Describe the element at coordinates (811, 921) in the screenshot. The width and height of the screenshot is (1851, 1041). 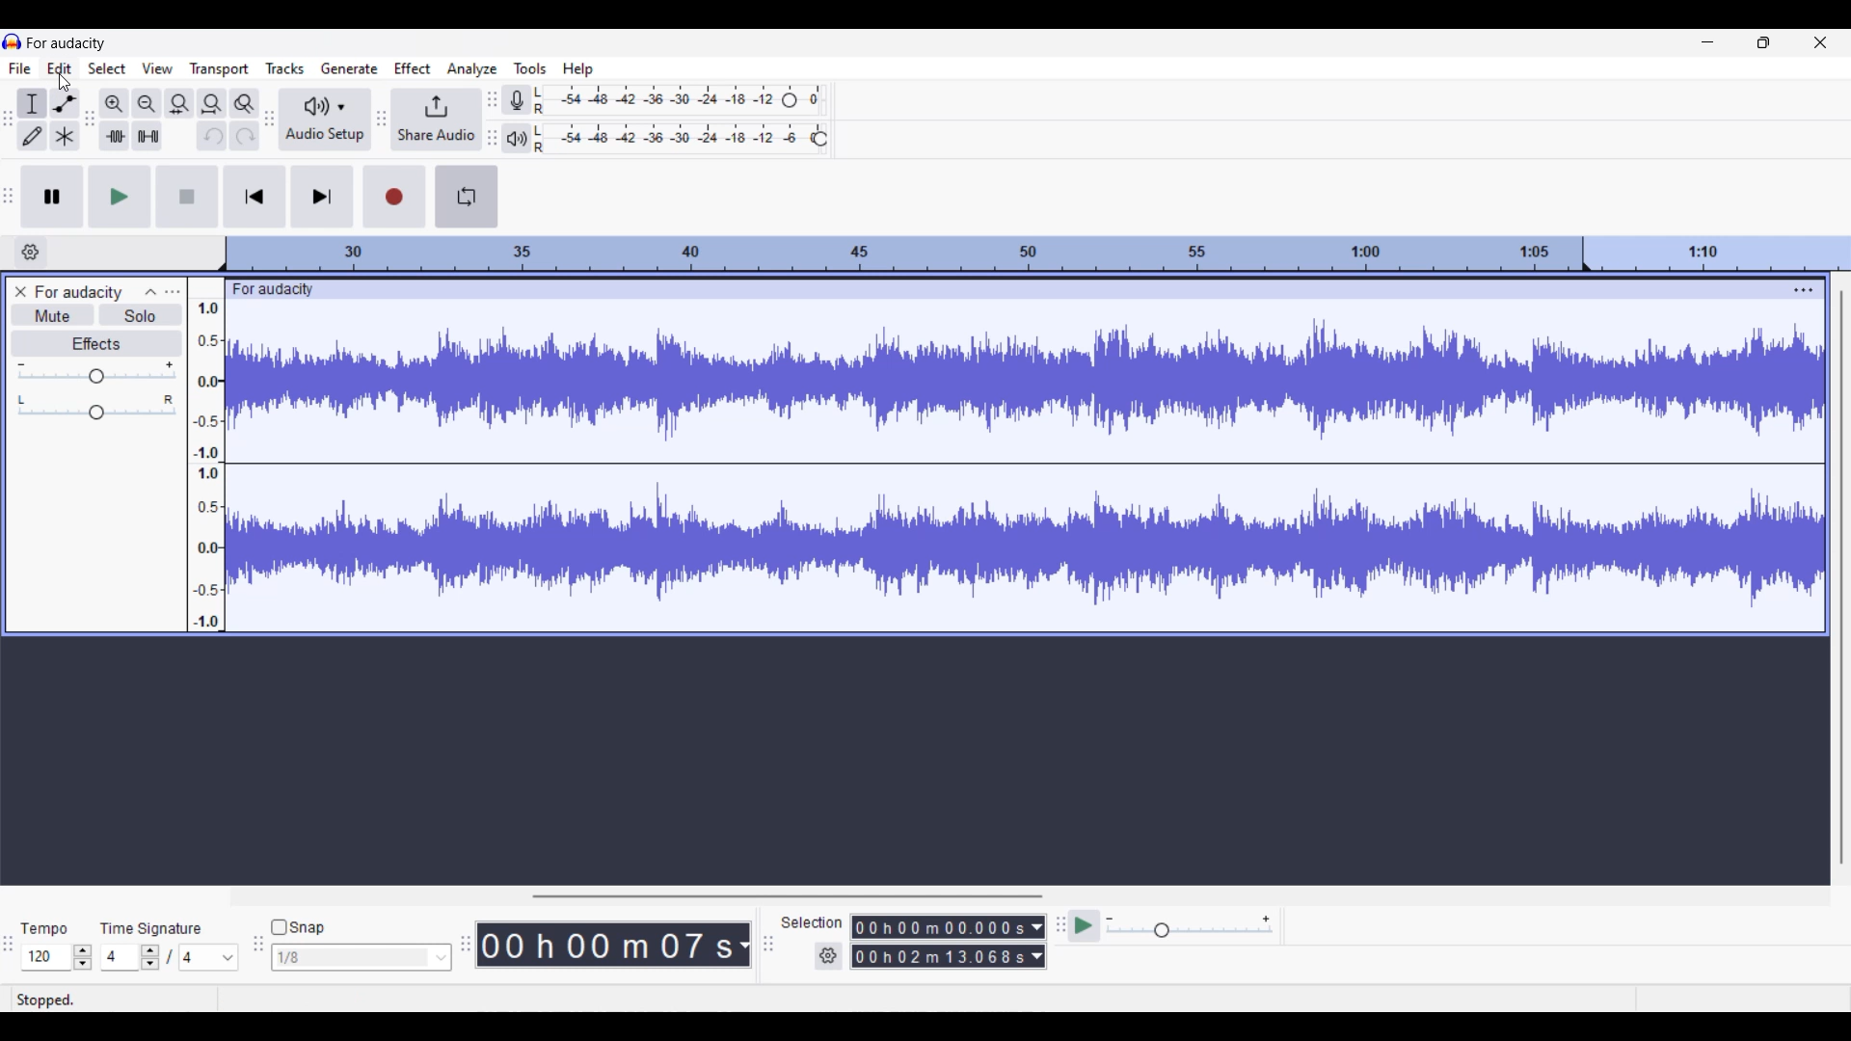
I see `selection` at that location.